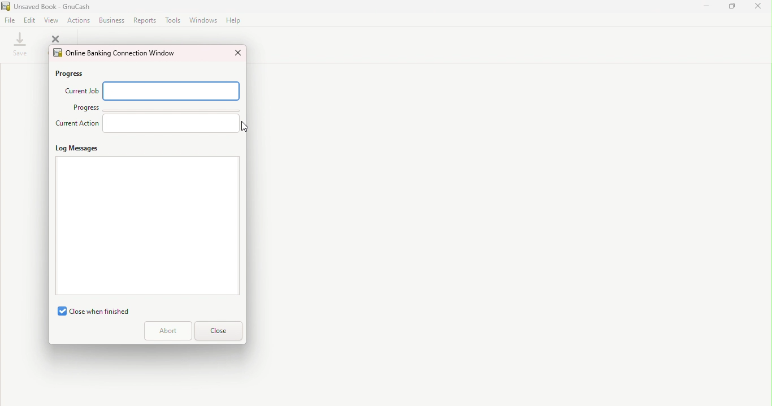 The image size is (772, 406). What do you see at coordinates (81, 20) in the screenshot?
I see `Action` at bounding box center [81, 20].